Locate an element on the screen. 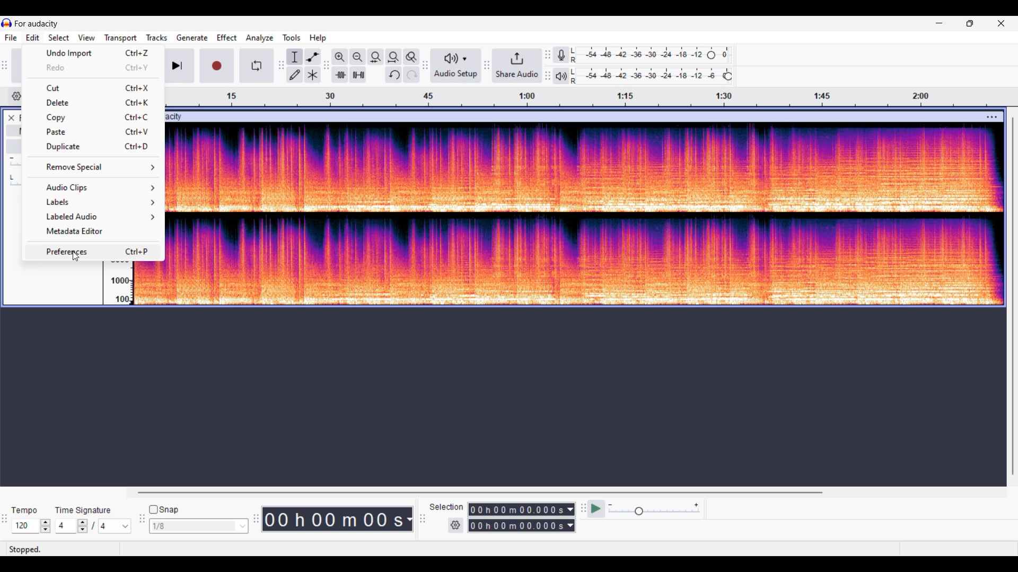 The image size is (1018, 572). Fit selection to width is located at coordinates (376, 57).